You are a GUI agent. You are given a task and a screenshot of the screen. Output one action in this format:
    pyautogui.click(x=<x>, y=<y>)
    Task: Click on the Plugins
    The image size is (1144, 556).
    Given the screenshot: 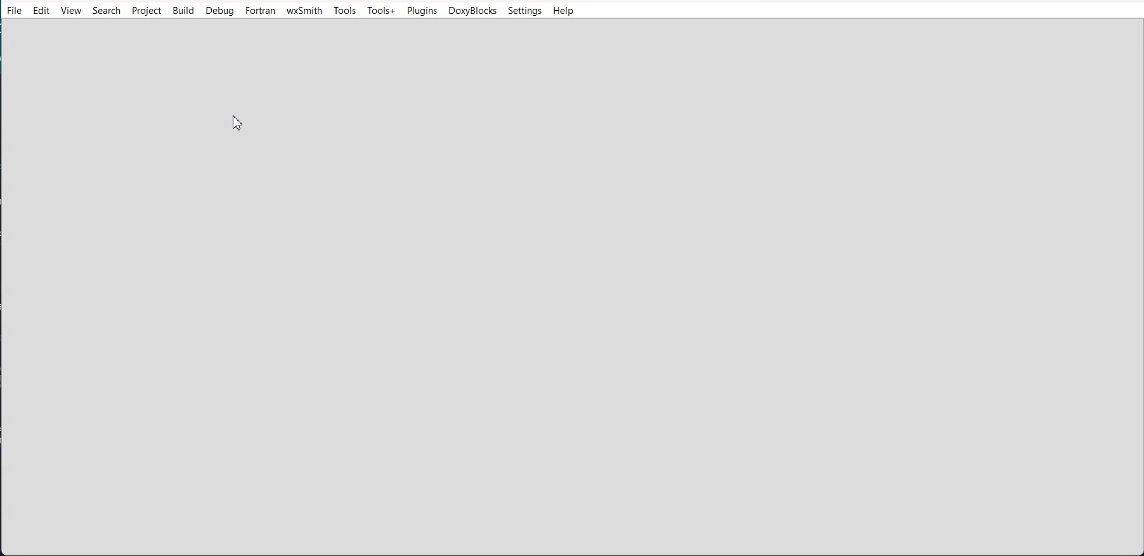 What is the action you would take?
    pyautogui.click(x=422, y=11)
    